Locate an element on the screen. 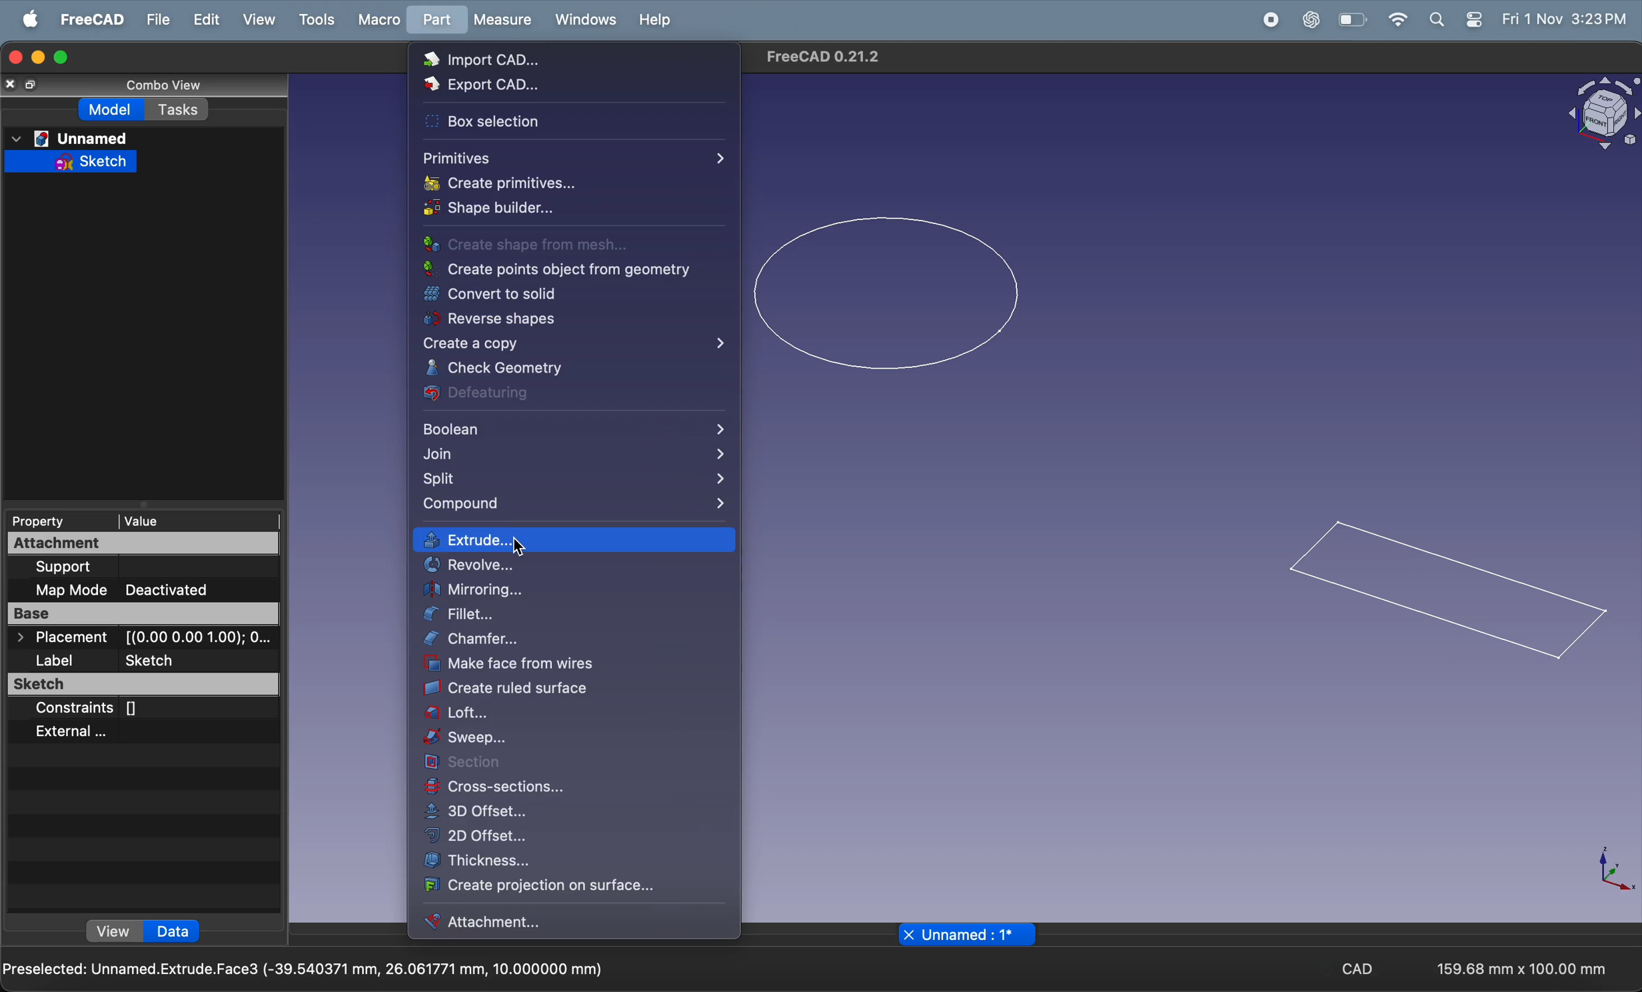 This screenshot has height=992, width=1642. Attachment... is located at coordinates (518, 921).